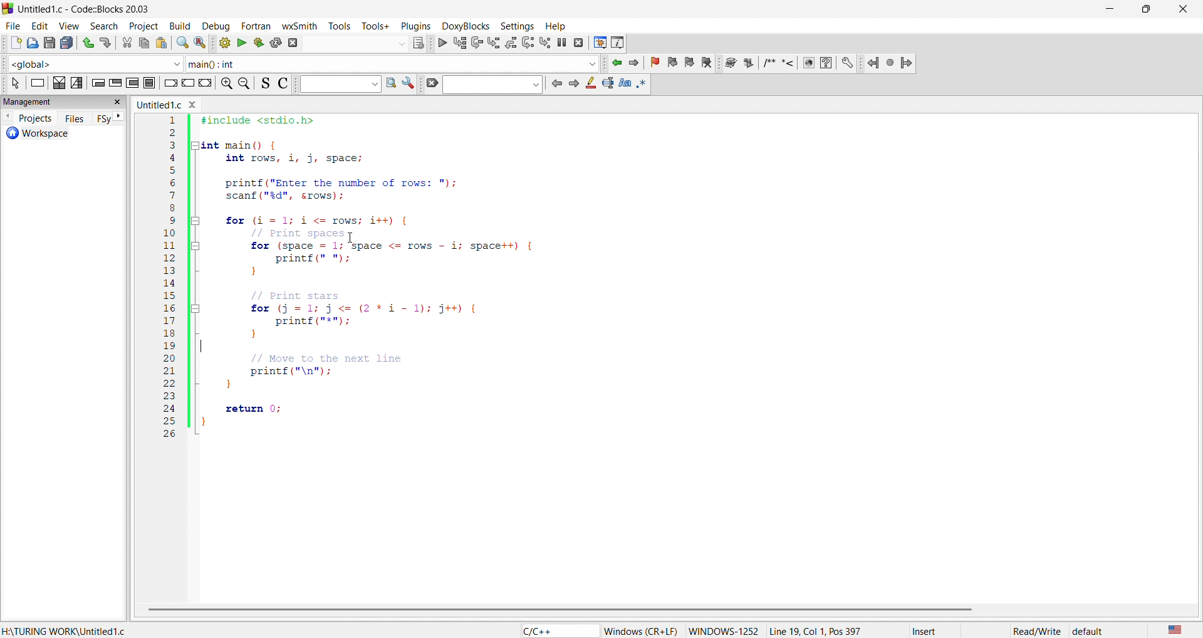 This screenshot has height=638, width=1203. Describe the element at coordinates (1172, 629) in the screenshot. I see `language` at that location.